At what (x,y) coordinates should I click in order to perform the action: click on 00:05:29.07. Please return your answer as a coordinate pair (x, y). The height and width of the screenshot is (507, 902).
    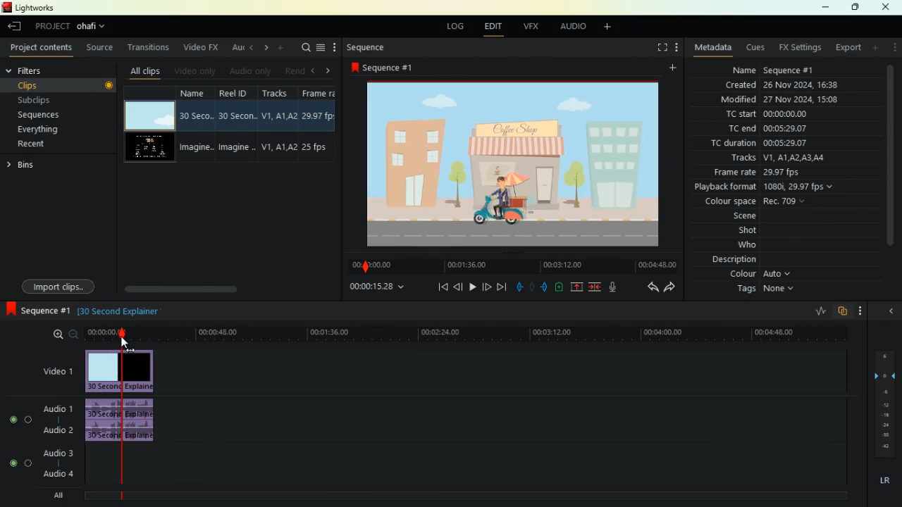
    Looking at the image, I should click on (790, 143).